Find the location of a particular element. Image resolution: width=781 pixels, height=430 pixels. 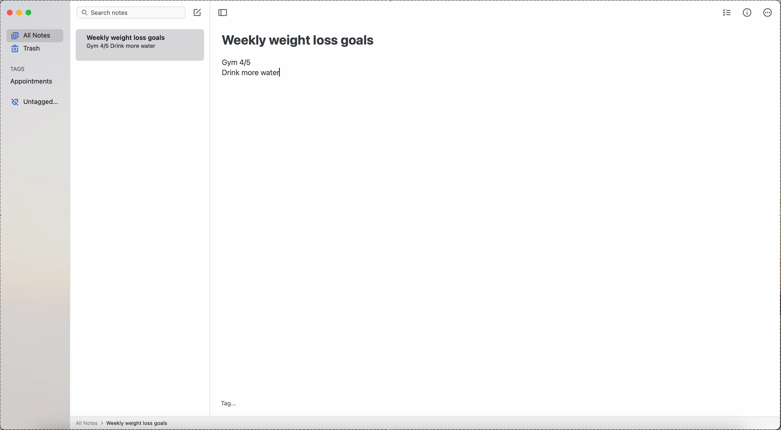

drink more water is located at coordinates (251, 73).